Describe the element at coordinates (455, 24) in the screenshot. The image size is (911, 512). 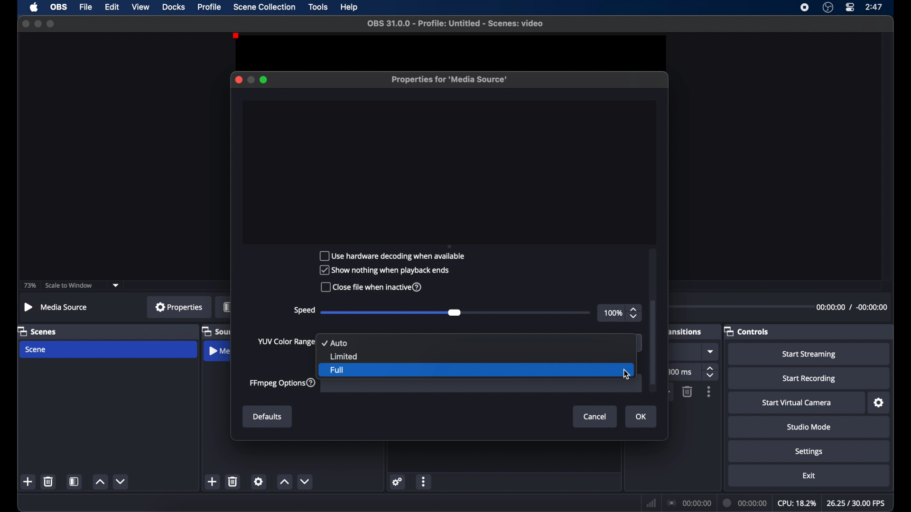
I see `file name` at that location.